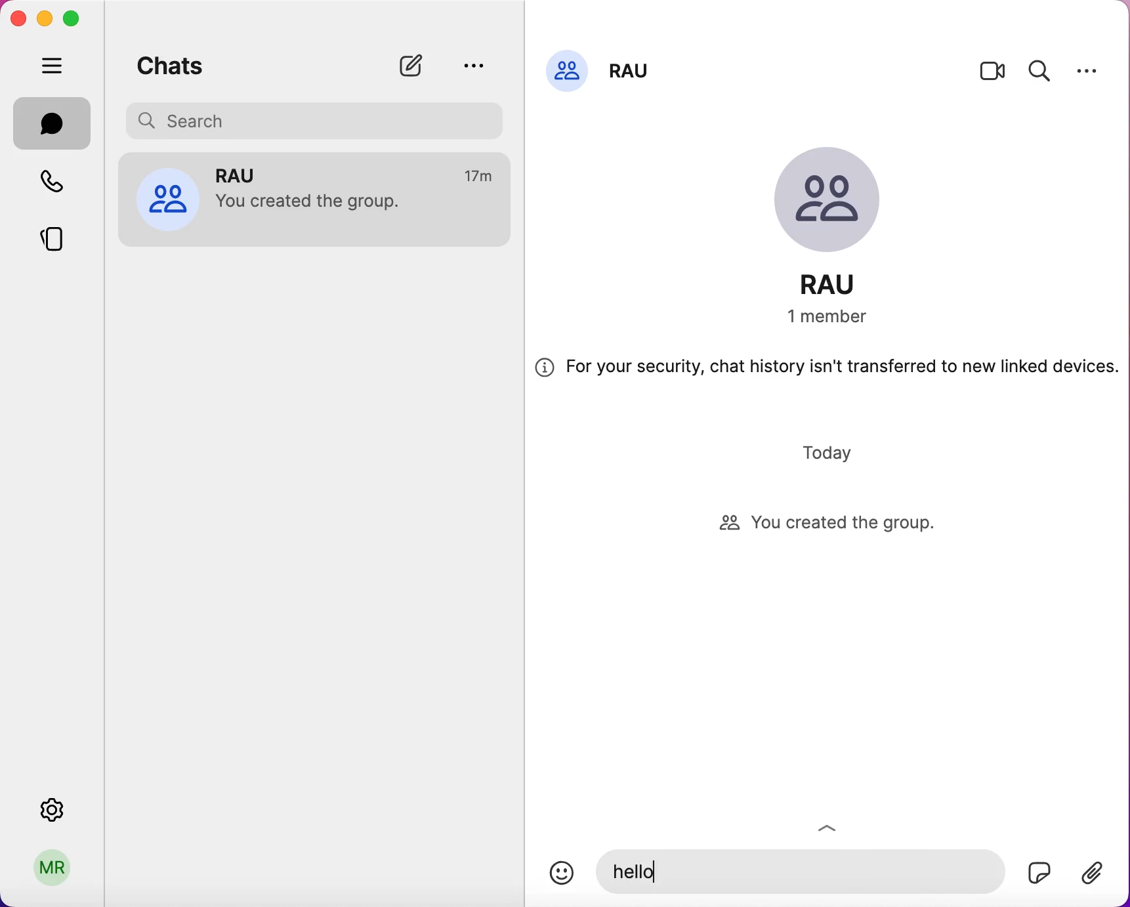  Describe the element at coordinates (993, 74) in the screenshot. I see `video call` at that location.